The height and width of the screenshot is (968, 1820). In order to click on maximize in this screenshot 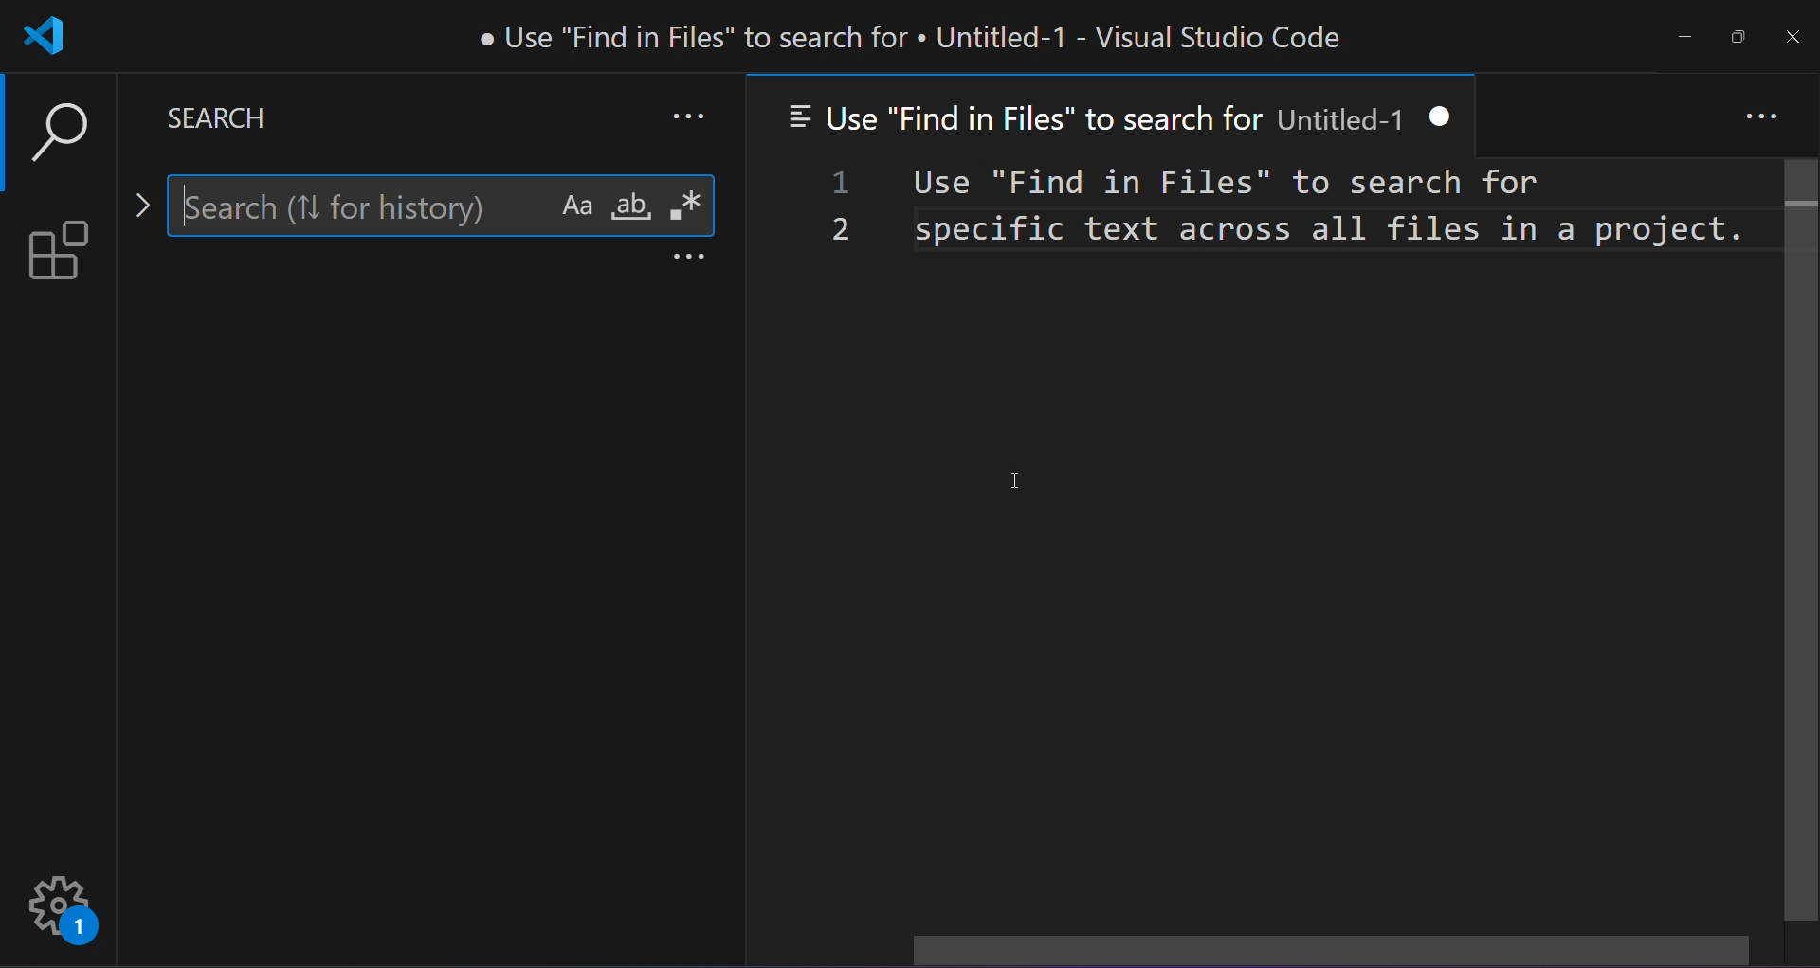, I will do `click(1739, 37)`.